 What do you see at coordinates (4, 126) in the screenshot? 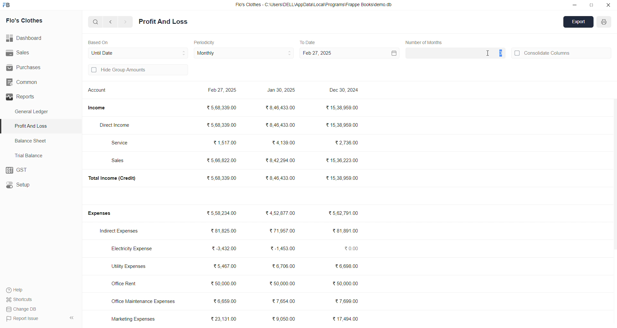
I see `selected` at bounding box center [4, 126].